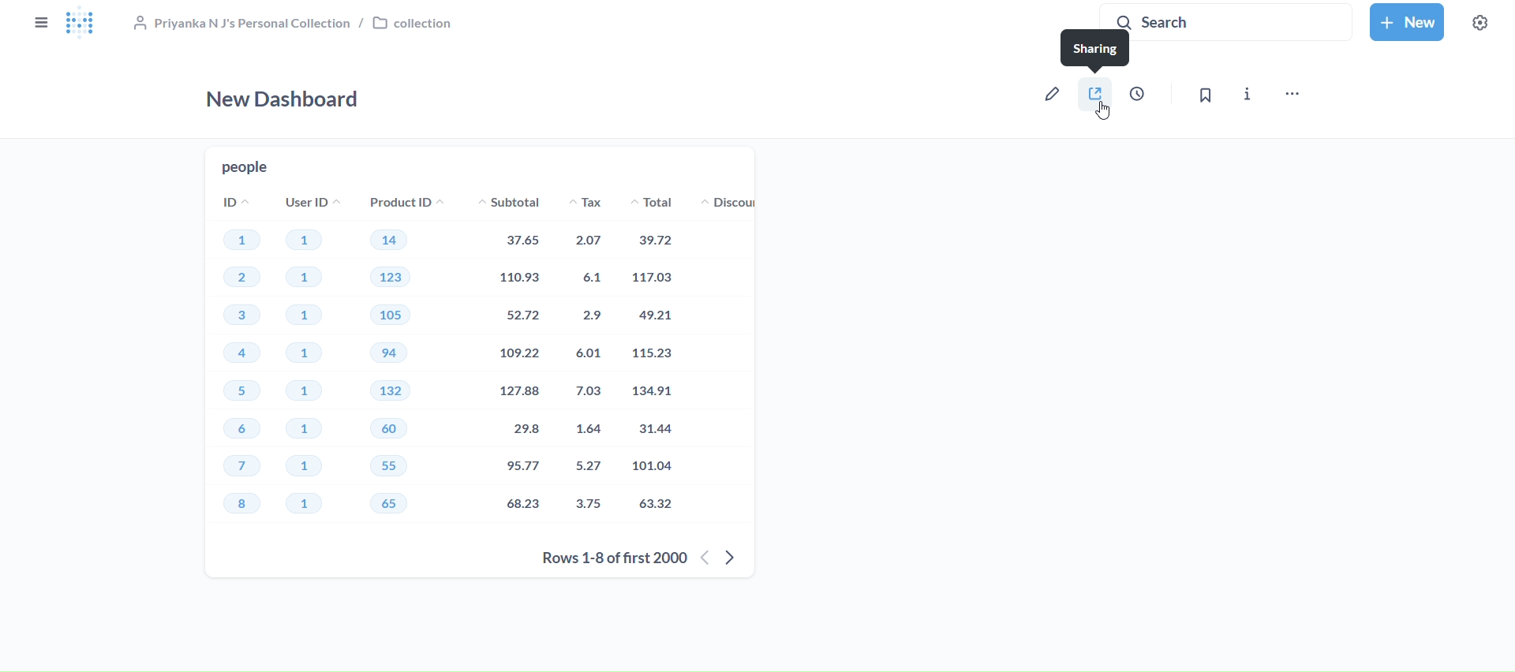  Describe the element at coordinates (1203, 96) in the screenshot. I see `bookmark` at that location.